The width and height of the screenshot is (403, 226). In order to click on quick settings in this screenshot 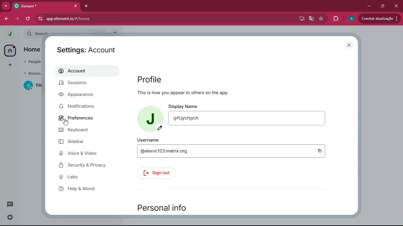, I will do `click(10, 217)`.